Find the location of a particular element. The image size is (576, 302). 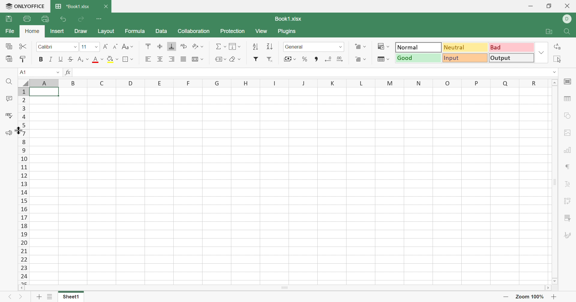

Input is located at coordinates (465, 58).